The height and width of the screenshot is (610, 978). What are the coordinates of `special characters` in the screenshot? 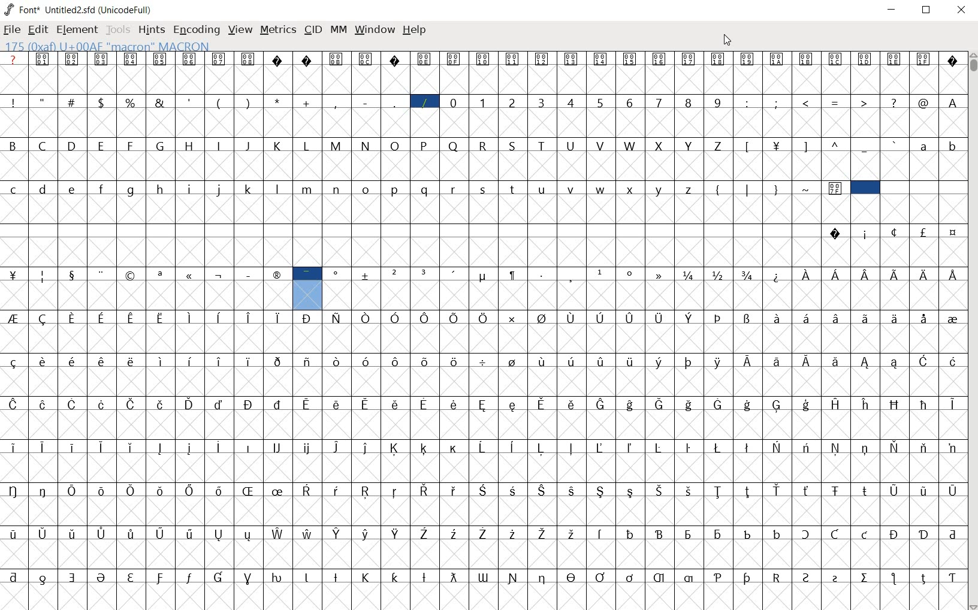 It's located at (14, 395).